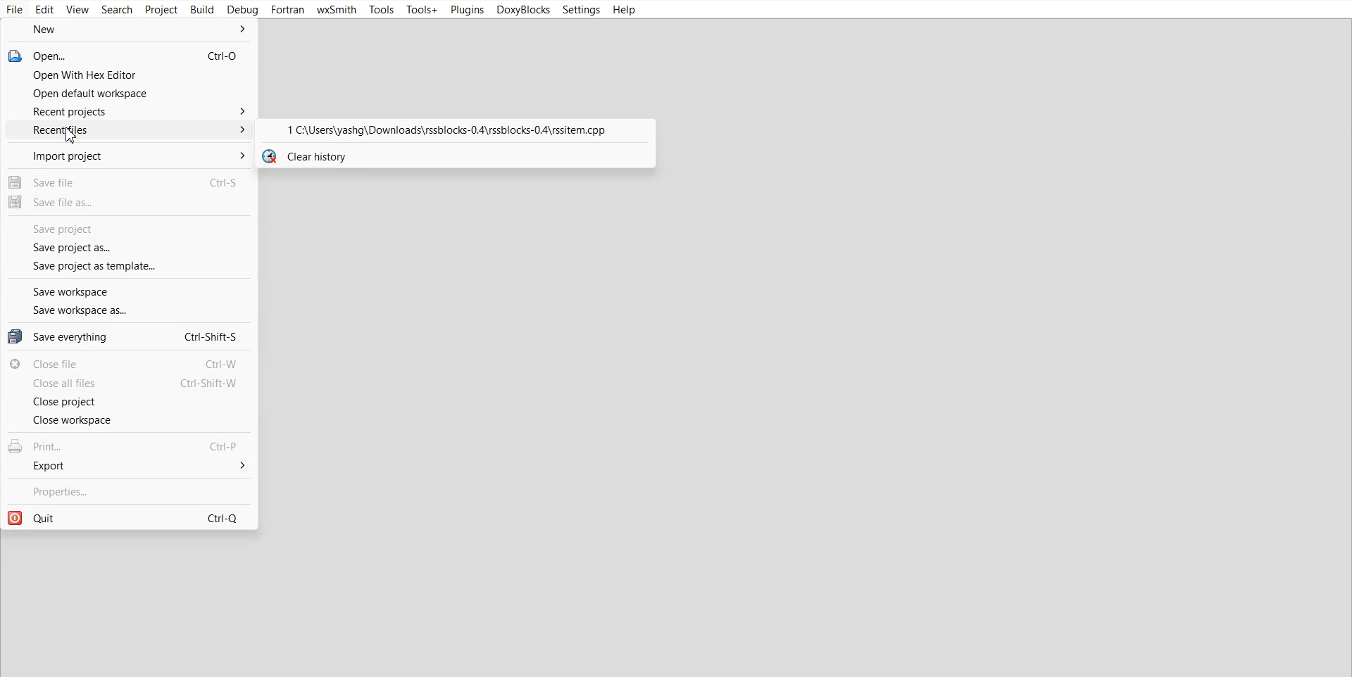  Describe the element at coordinates (288, 10) in the screenshot. I see `Fortran` at that location.